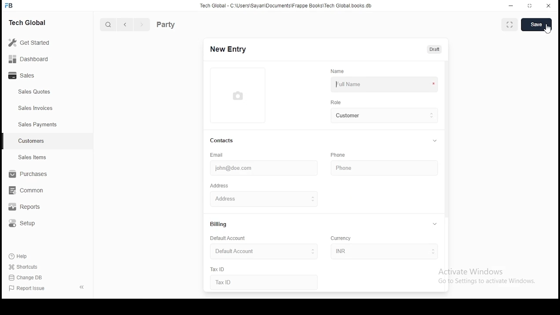 This screenshot has height=315, width=560. What do you see at coordinates (19, 257) in the screenshot?
I see `Help` at bounding box center [19, 257].